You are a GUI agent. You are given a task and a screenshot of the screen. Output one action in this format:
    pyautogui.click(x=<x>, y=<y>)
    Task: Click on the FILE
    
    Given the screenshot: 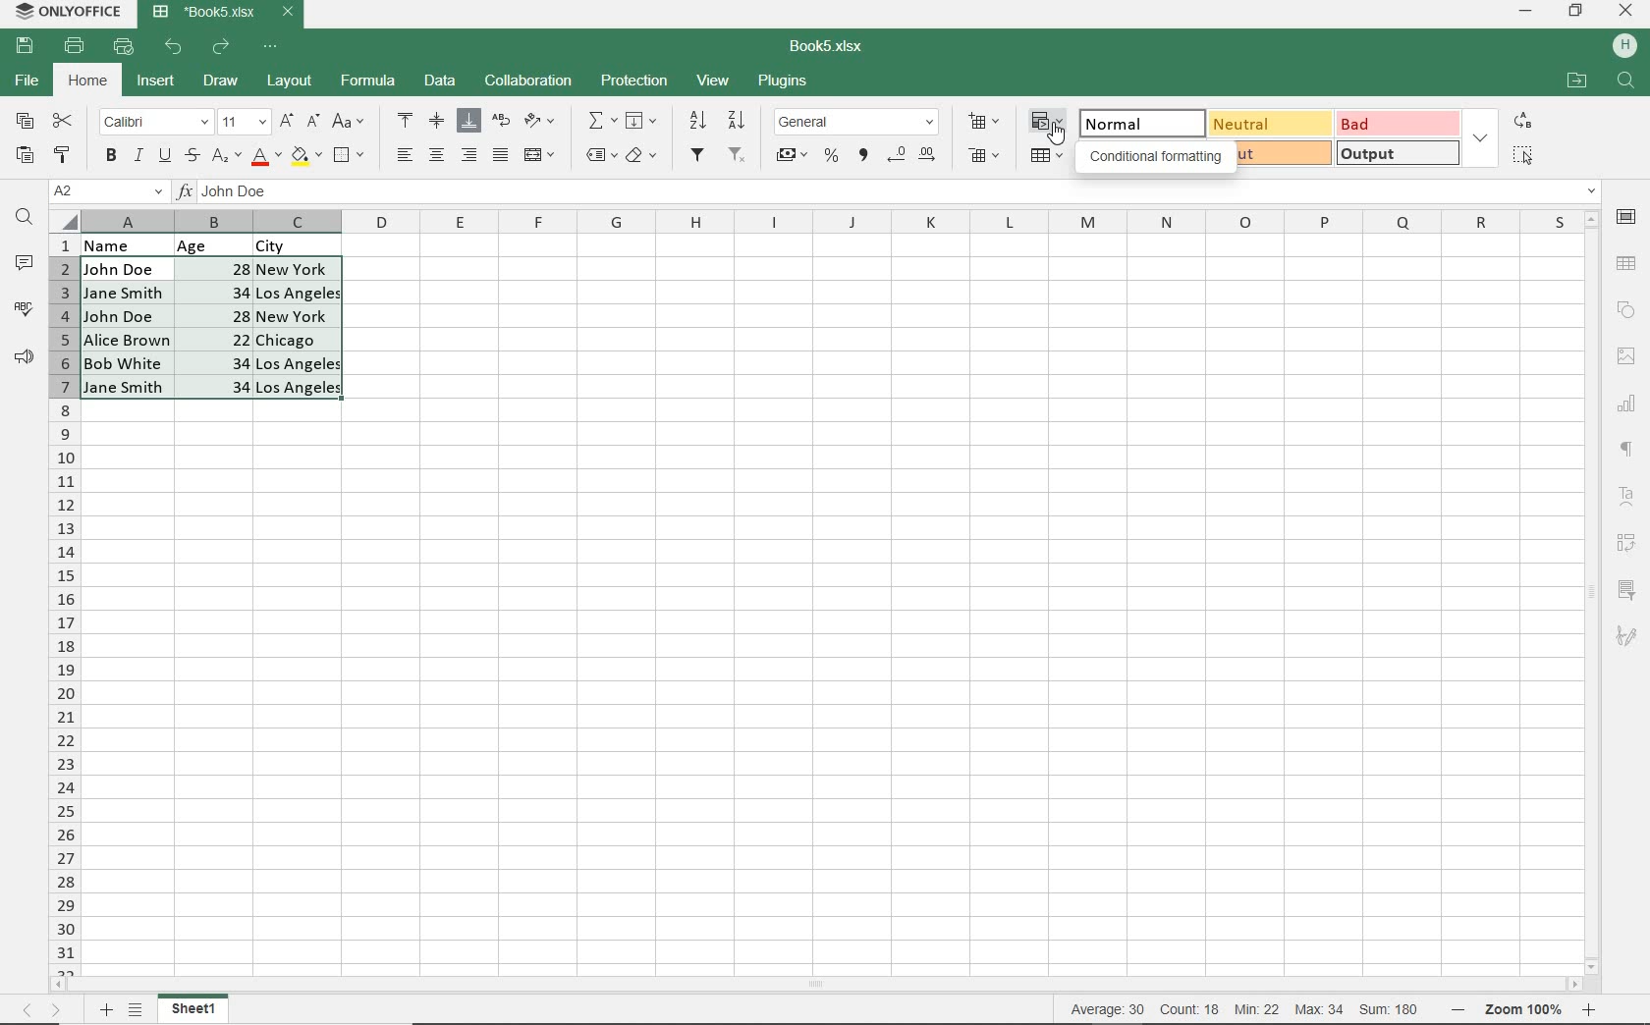 What is the action you would take?
    pyautogui.click(x=25, y=81)
    